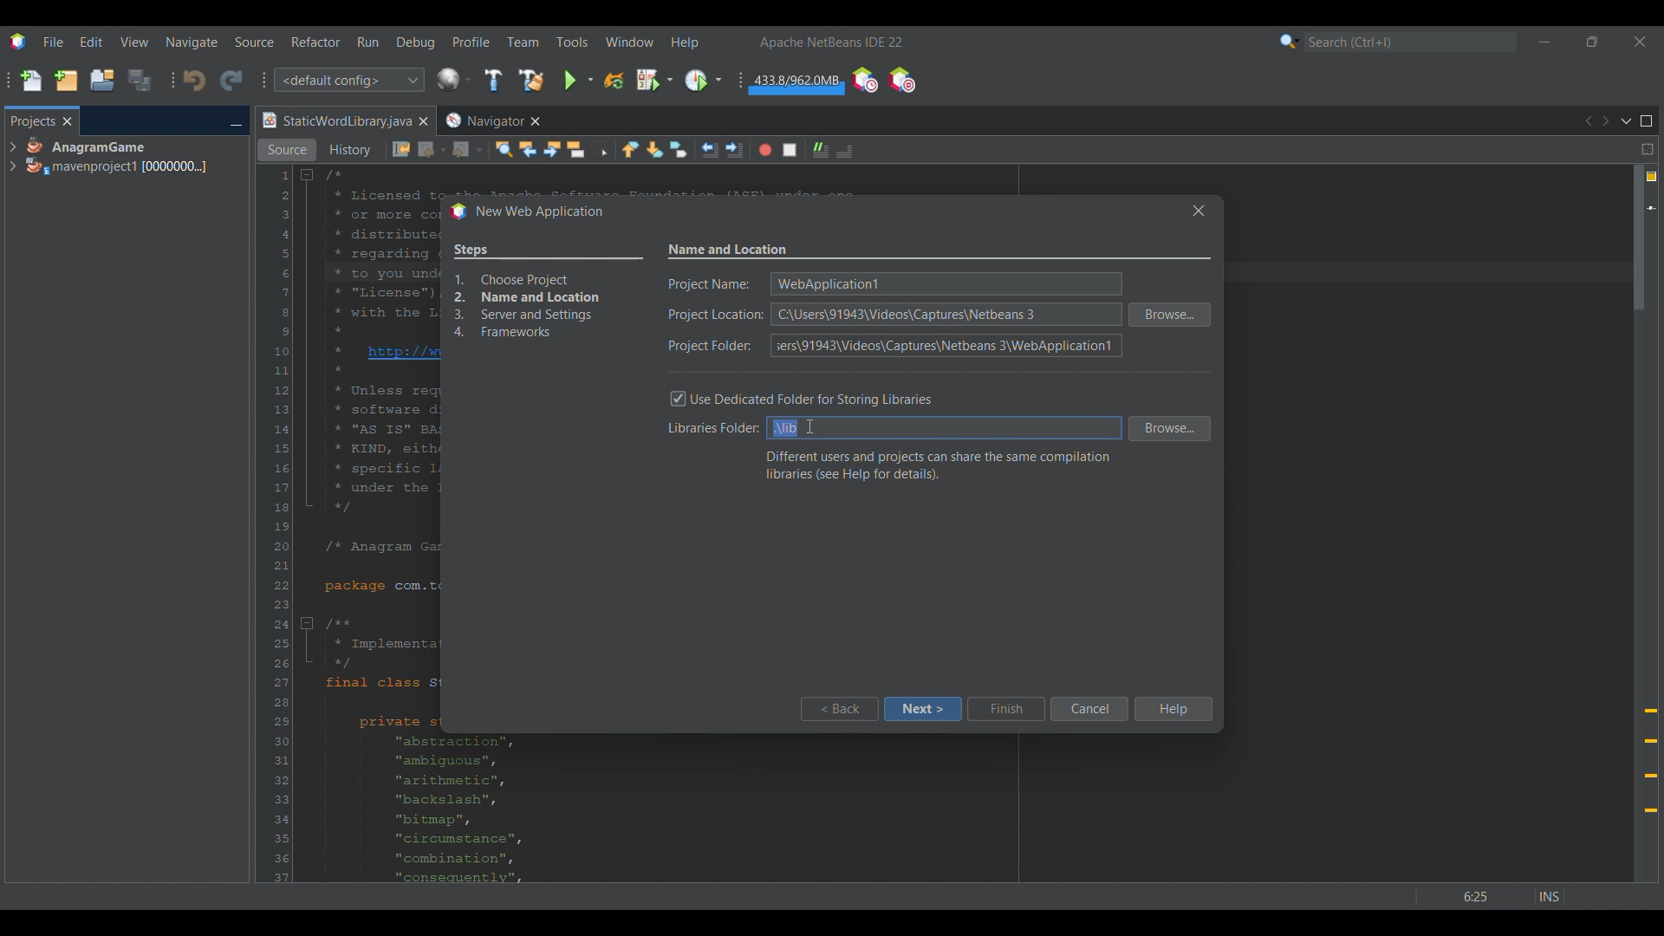  I want to click on Profile menu, so click(471, 42).